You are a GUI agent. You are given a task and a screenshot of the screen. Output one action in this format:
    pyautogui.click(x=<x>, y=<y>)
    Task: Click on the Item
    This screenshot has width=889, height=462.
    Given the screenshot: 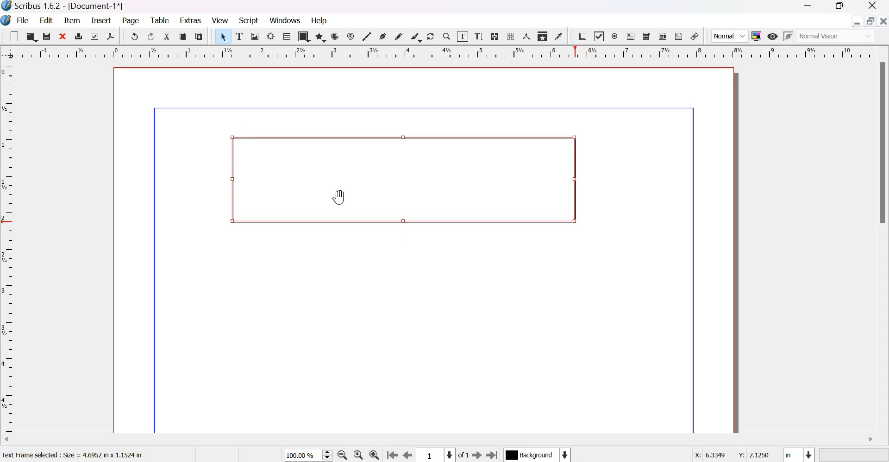 What is the action you would take?
    pyautogui.click(x=72, y=21)
    